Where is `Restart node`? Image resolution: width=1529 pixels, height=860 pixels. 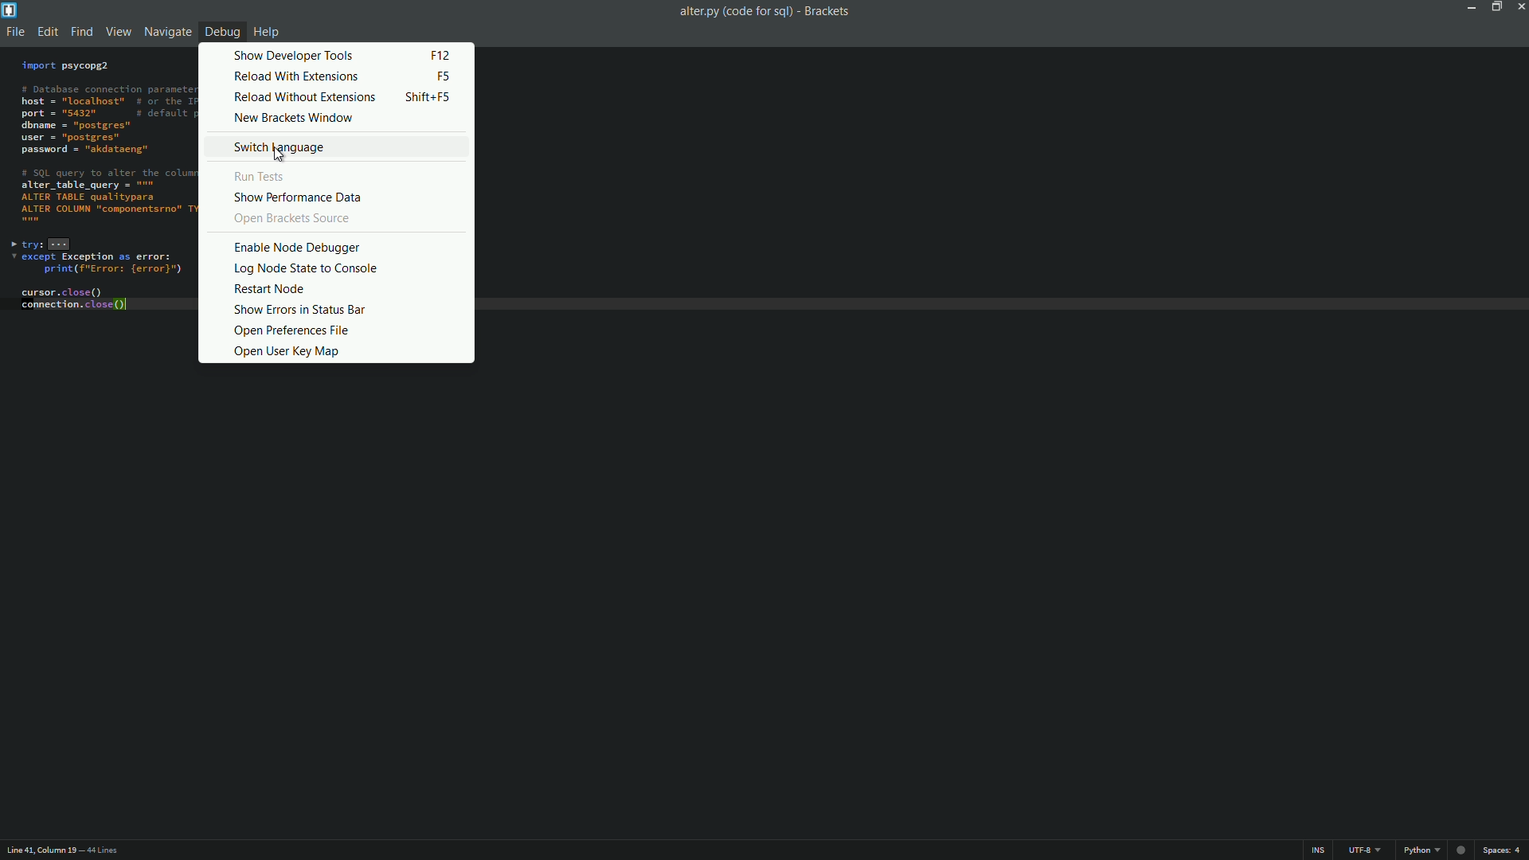 Restart node is located at coordinates (272, 289).